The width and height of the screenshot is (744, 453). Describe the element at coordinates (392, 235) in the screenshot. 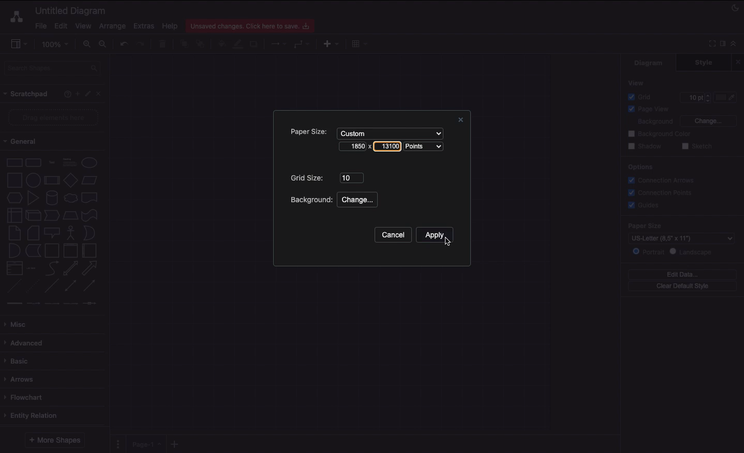

I see `Cancel` at that location.